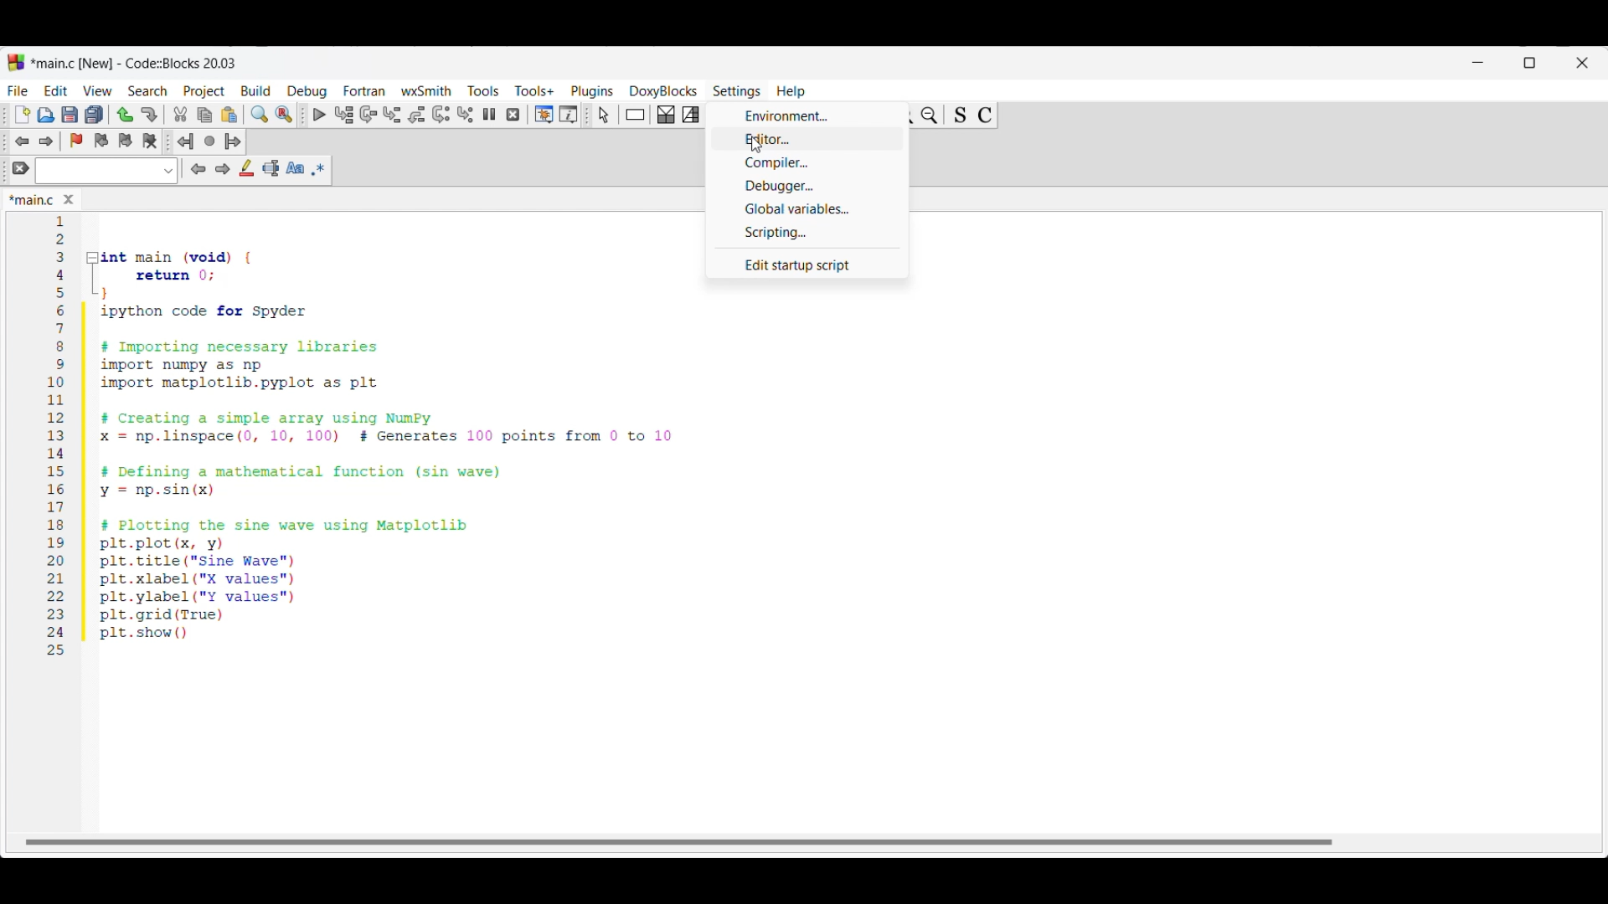  Describe the element at coordinates (807, 162) in the screenshot. I see `Compiler` at that location.